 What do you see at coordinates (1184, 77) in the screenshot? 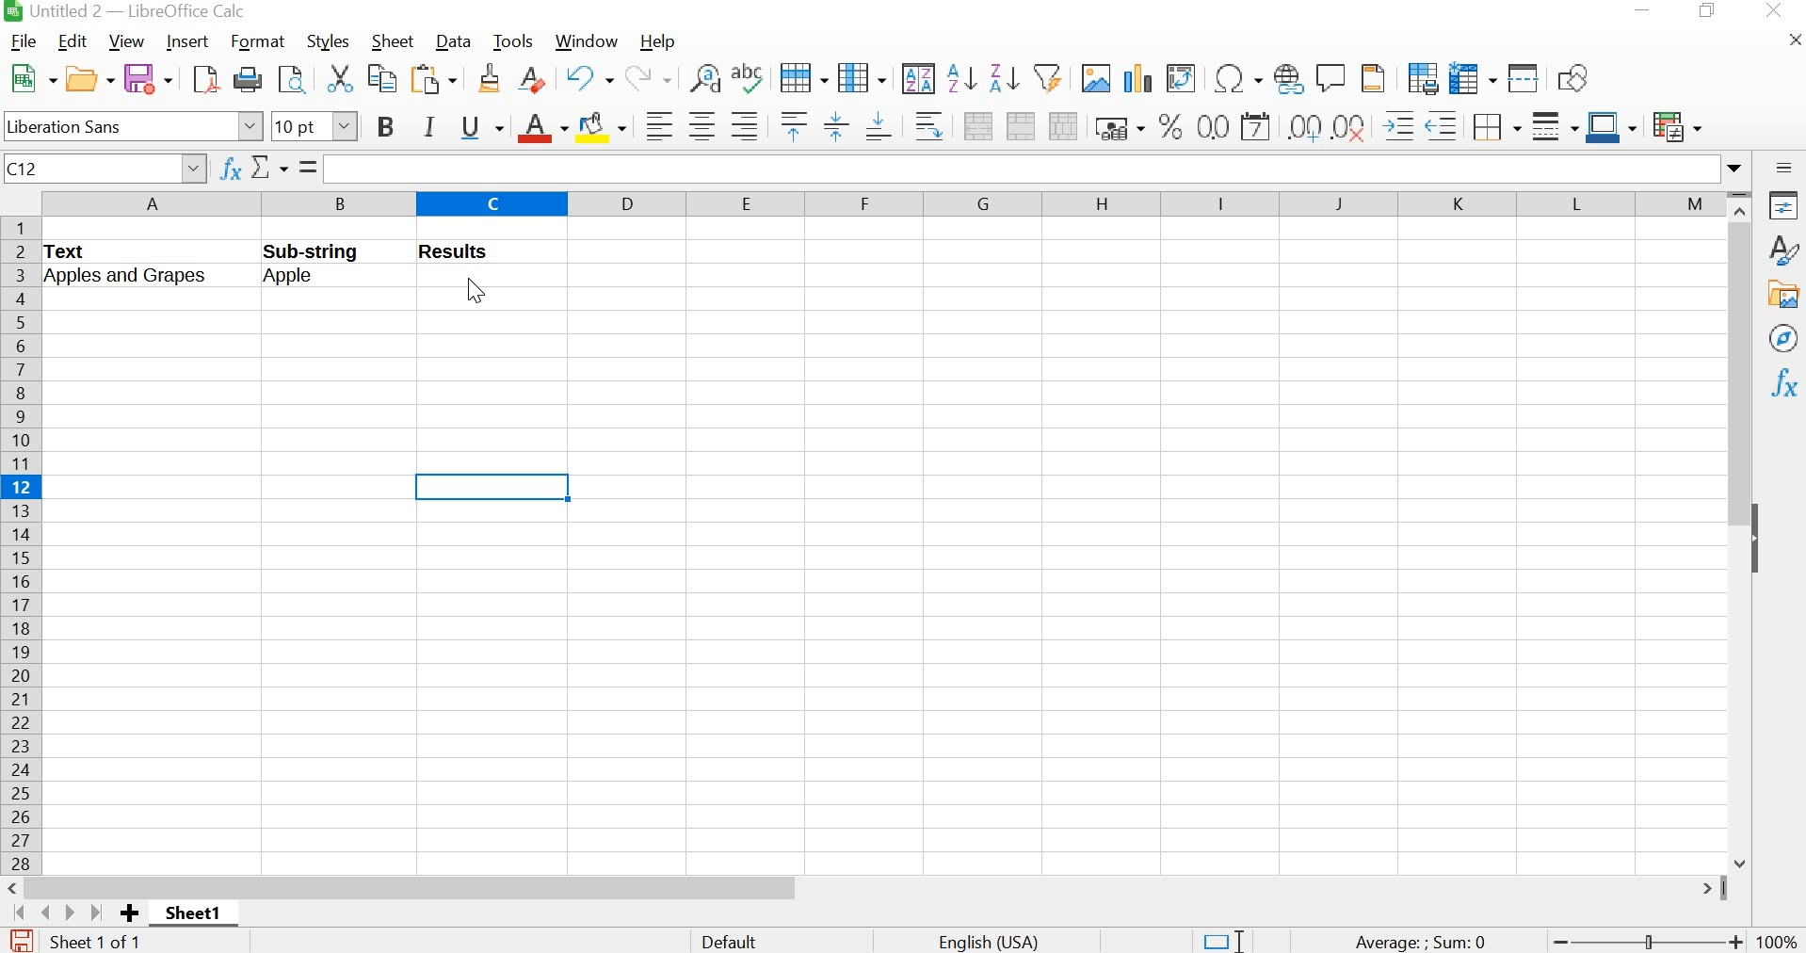
I see `insert or edit pivot table` at bounding box center [1184, 77].